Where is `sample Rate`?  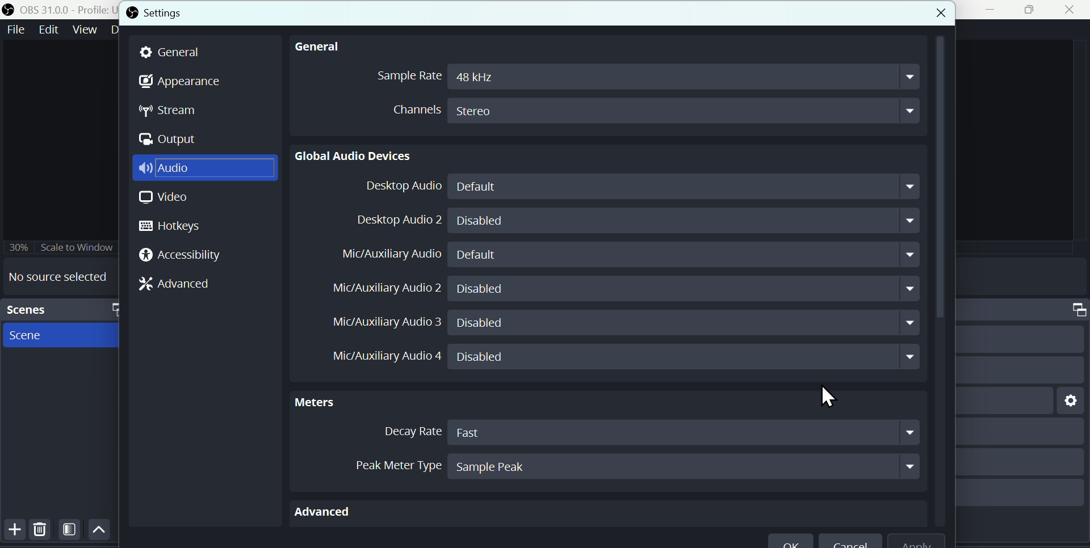 sample Rate is located at coordinates (411, 76).